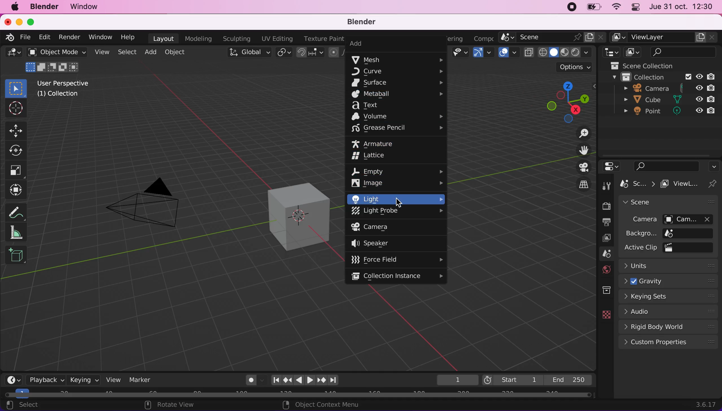 The height and width of the screenshot is (411, 722). What do you see at coordinates (670, 267) in the screenshot?
I see `units` at bounding box center [670, 267].